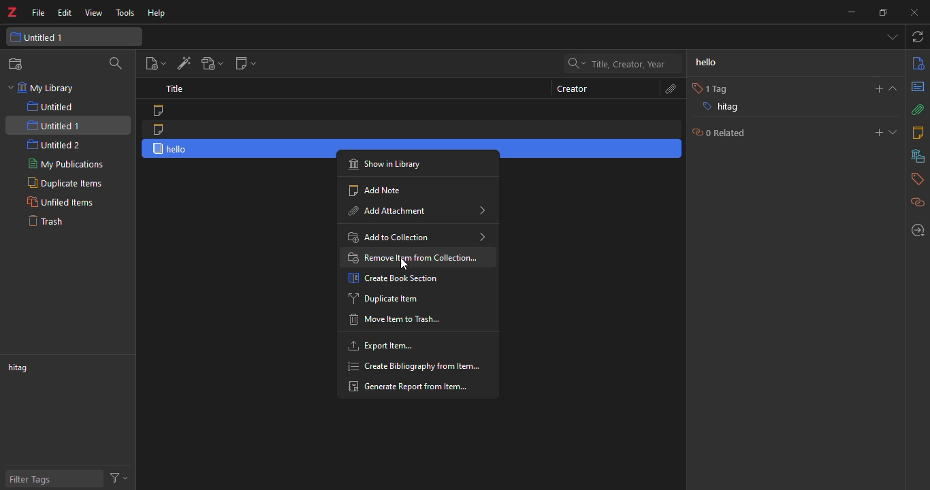  I want to click on my publications, so click(67, 165).